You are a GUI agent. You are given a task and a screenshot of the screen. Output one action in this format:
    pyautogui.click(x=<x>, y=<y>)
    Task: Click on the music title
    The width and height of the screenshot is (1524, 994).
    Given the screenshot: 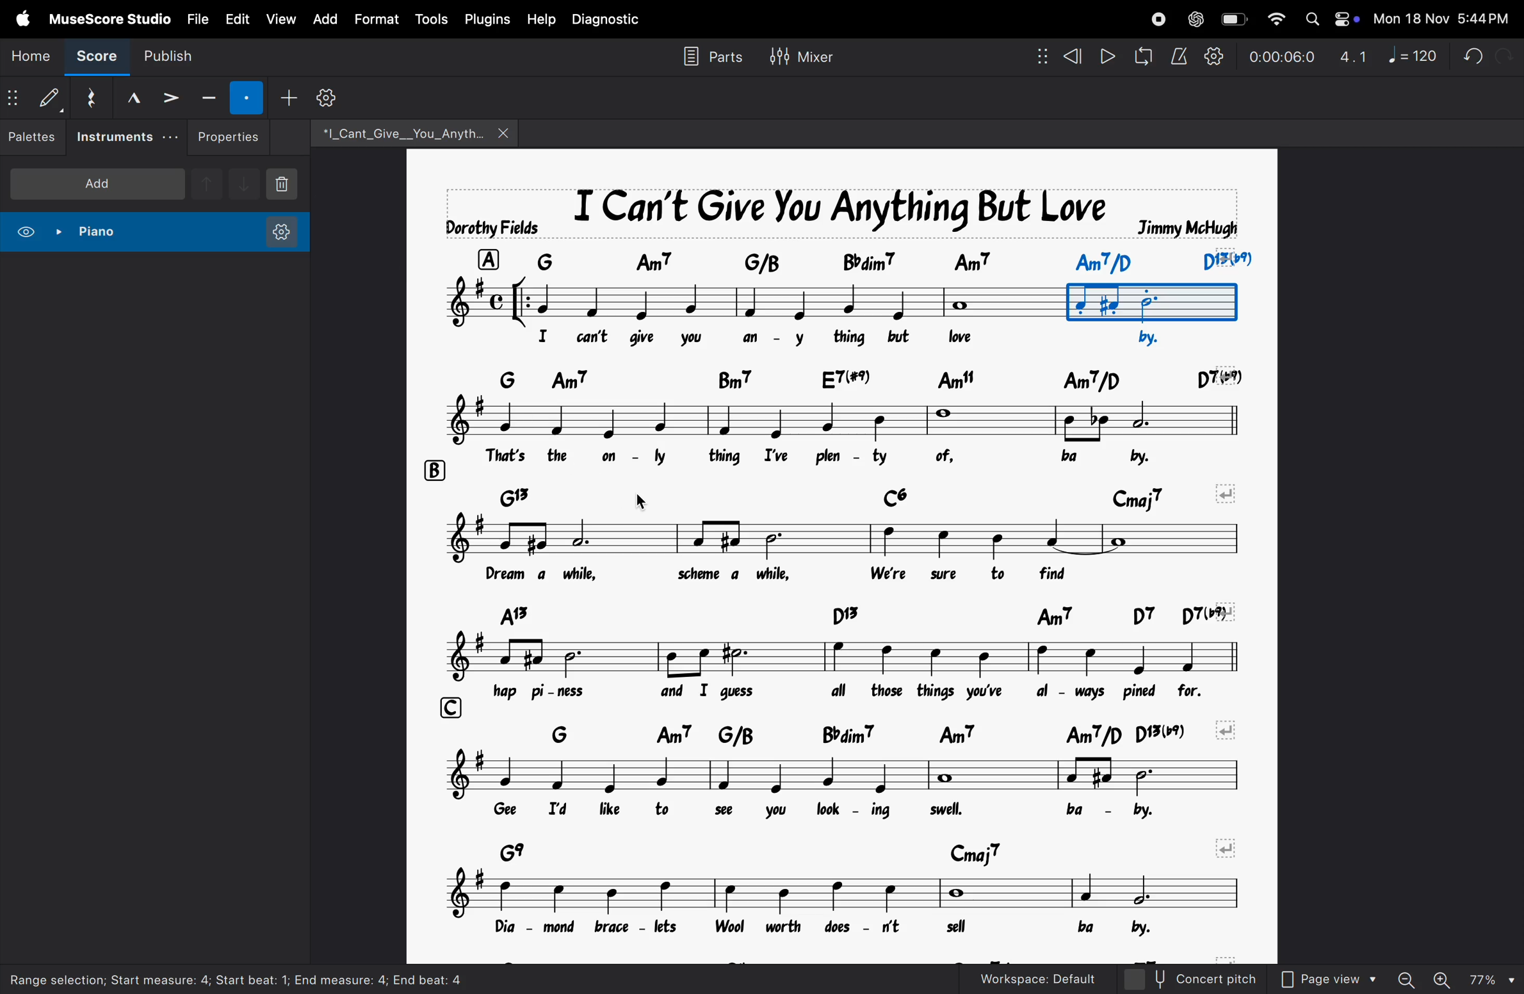 What is the action you would take?
    pyautogui.click(x=843, y=209)
    